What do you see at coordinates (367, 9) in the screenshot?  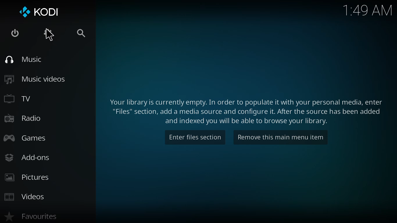 I see `time` at bounding box center [367, 9].